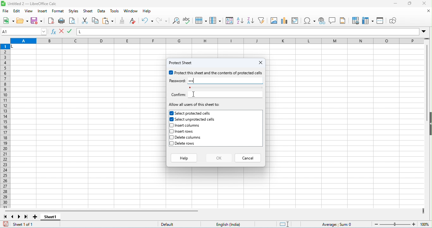 This screenshot has width=432, height=228. I want to click on insert columns, so click(187, 126).